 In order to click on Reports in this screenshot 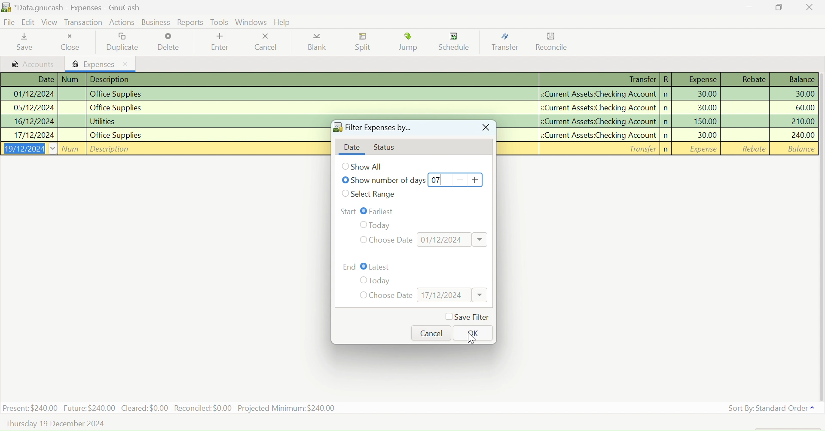, I will do `click(191, 22)`.